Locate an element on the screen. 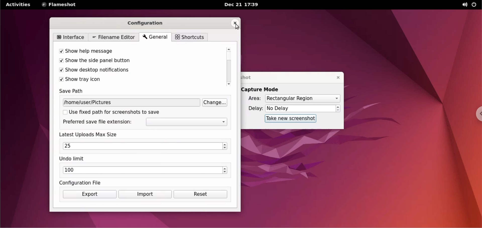 The width and height of the screenshot is (482, 228). change path is located at coordinates (216, 102).